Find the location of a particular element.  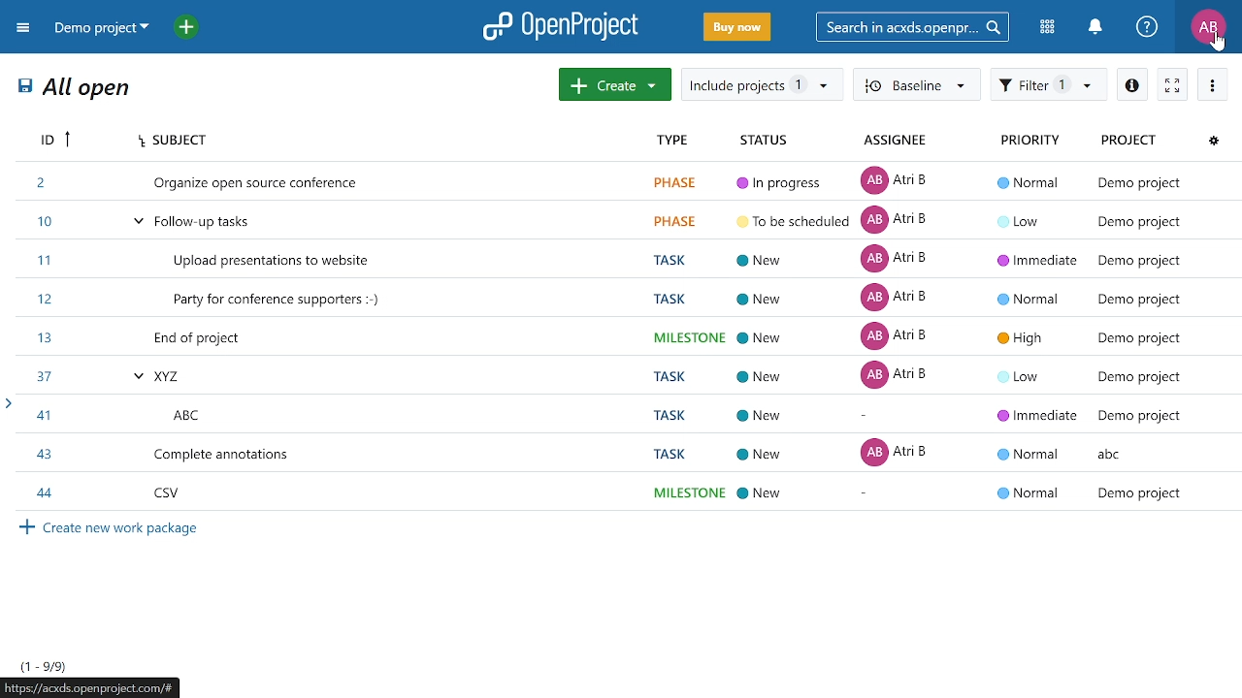

current account "AB" is located at coordinates (1208, 28).